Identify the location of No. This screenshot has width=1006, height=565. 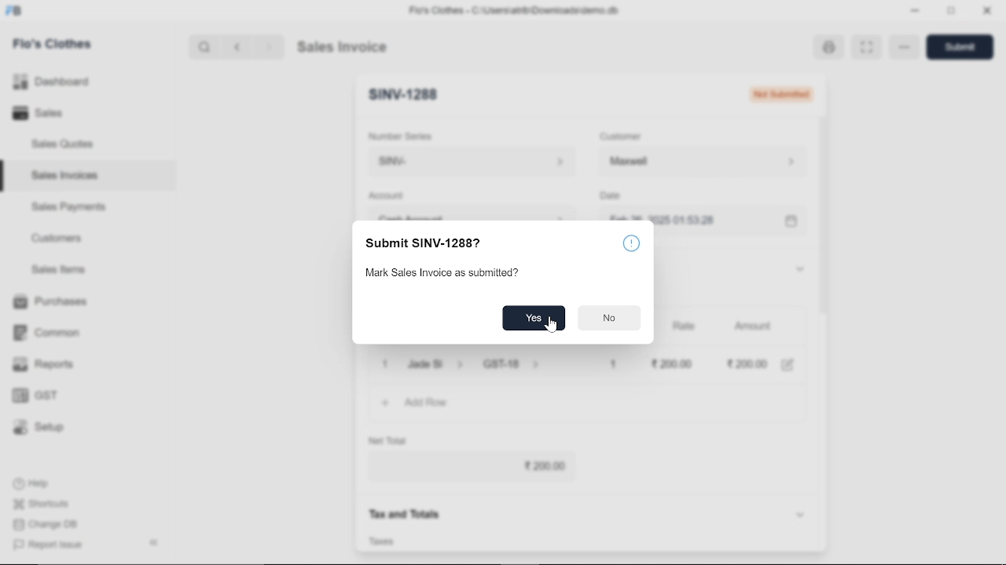
(608, 317).